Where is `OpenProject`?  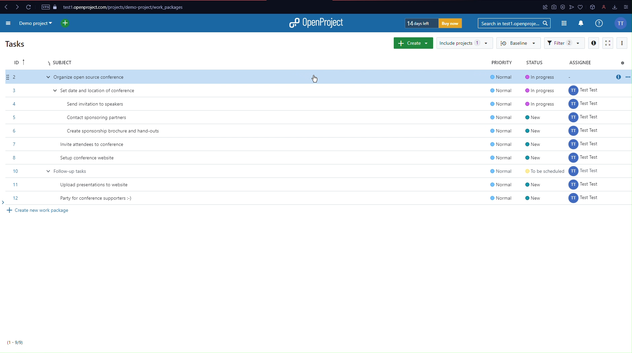
OpenProject is located at coordinates (317, 24).